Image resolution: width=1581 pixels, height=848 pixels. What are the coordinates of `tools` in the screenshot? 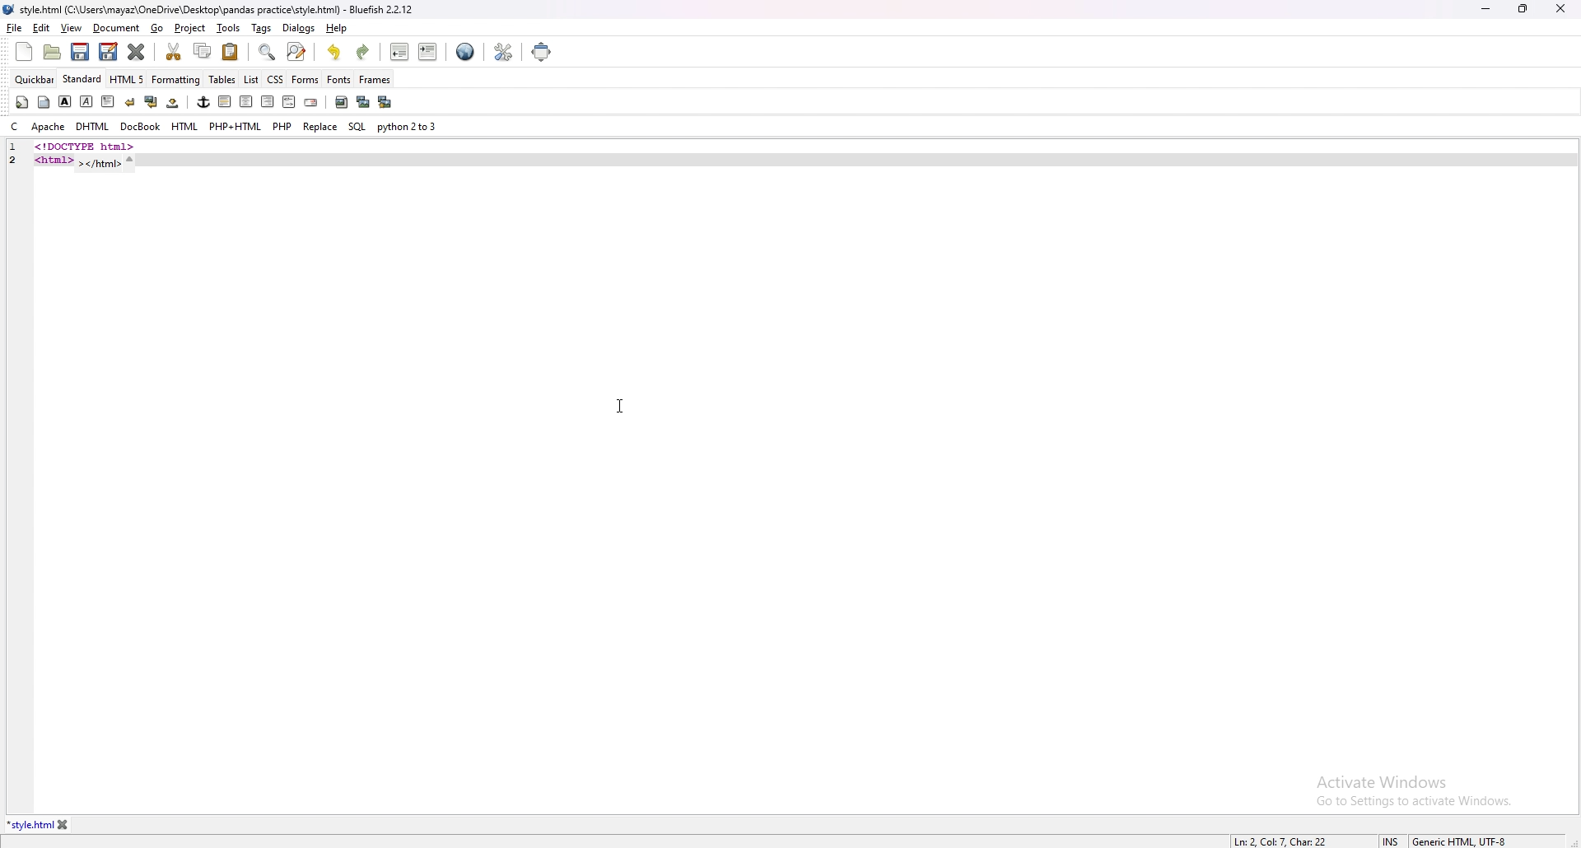 It's located at (229, 28).